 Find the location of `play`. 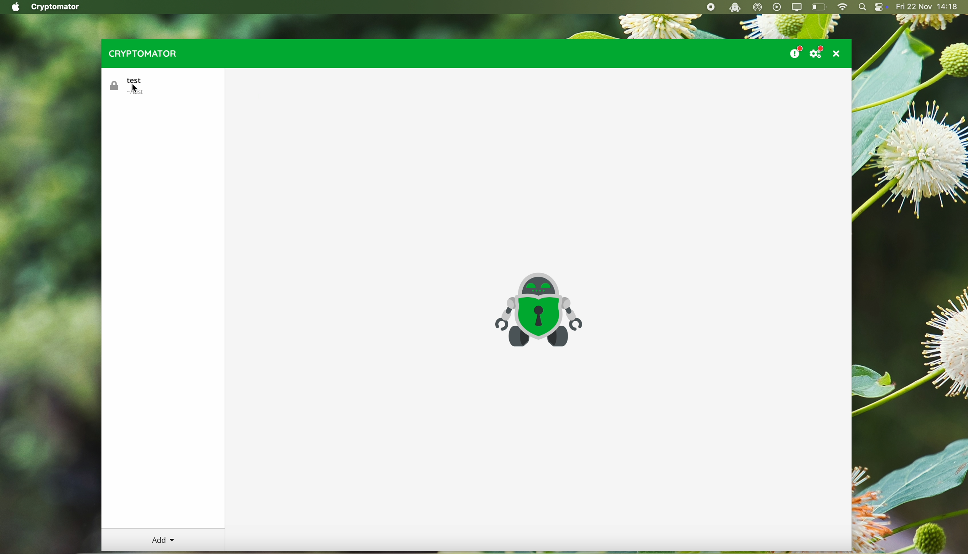

play is located at coordinates (777, 7).